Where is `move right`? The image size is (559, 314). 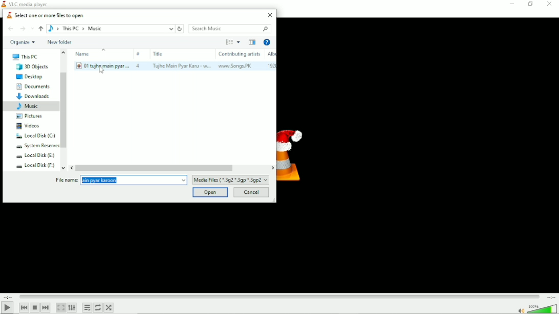
move right is located at coordinates (272, 167).